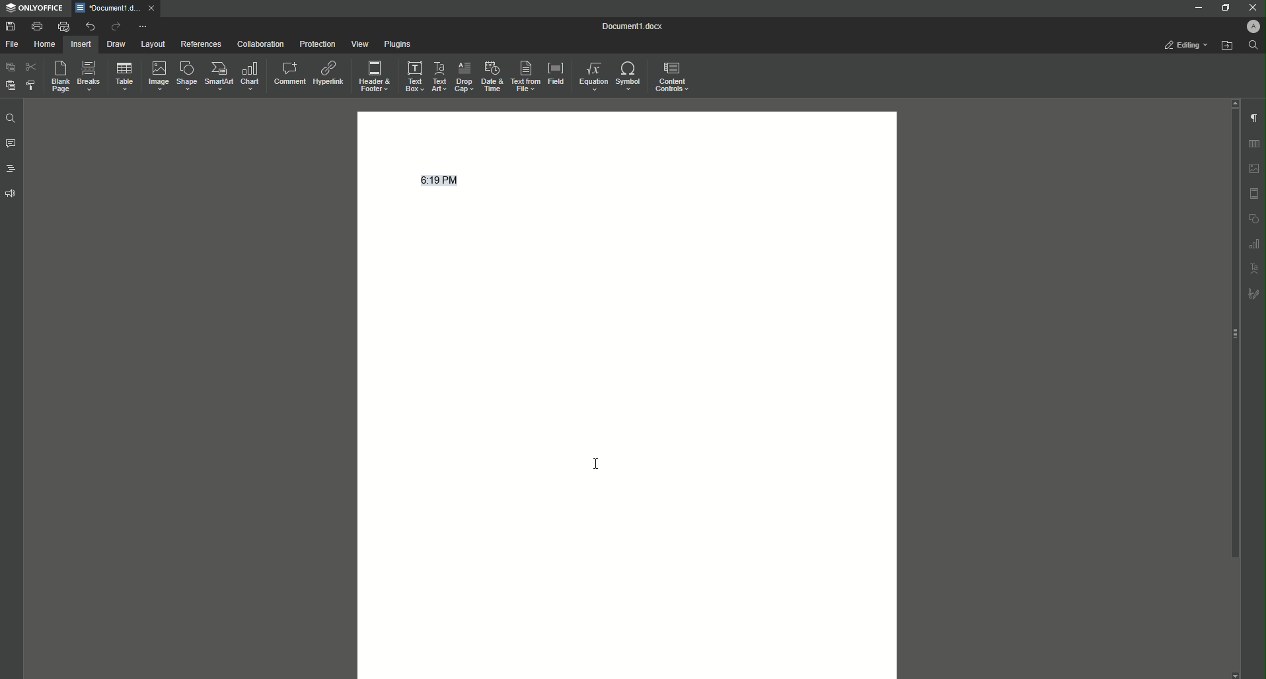 The width and height of the screenshot is (1266, 679). What do you see at coordinates (155, 75) in the screenshot?
I see `Image` at bounding box center [155, 75].